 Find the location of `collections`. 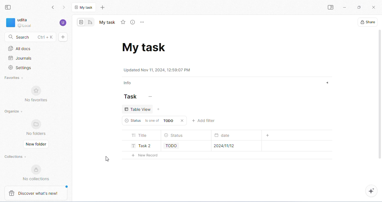

collections is located at coordinates (15, 157).